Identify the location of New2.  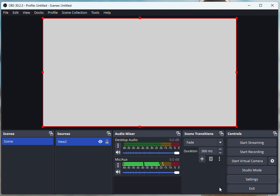
(84, 141).